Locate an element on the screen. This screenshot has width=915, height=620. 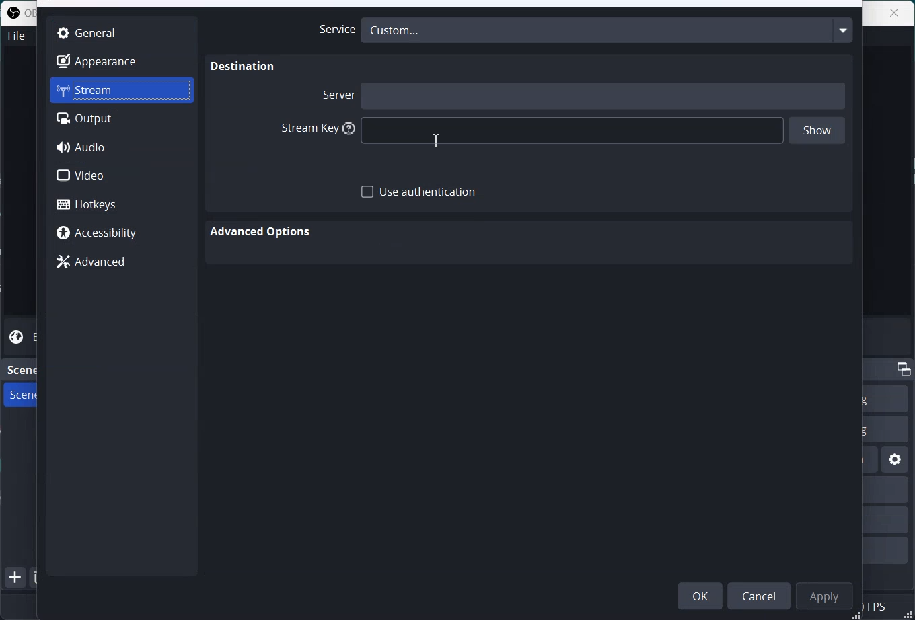
Window adjuster is located at coordinates (857, 615).